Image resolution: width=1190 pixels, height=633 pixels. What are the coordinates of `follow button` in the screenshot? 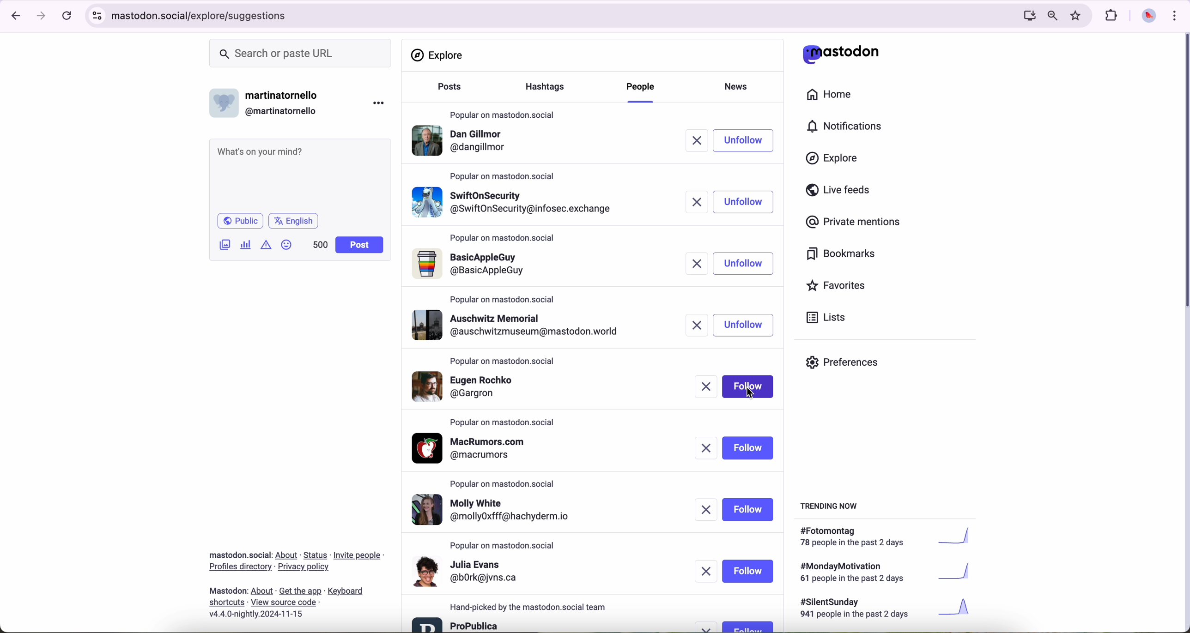 It's located at (750, 386).